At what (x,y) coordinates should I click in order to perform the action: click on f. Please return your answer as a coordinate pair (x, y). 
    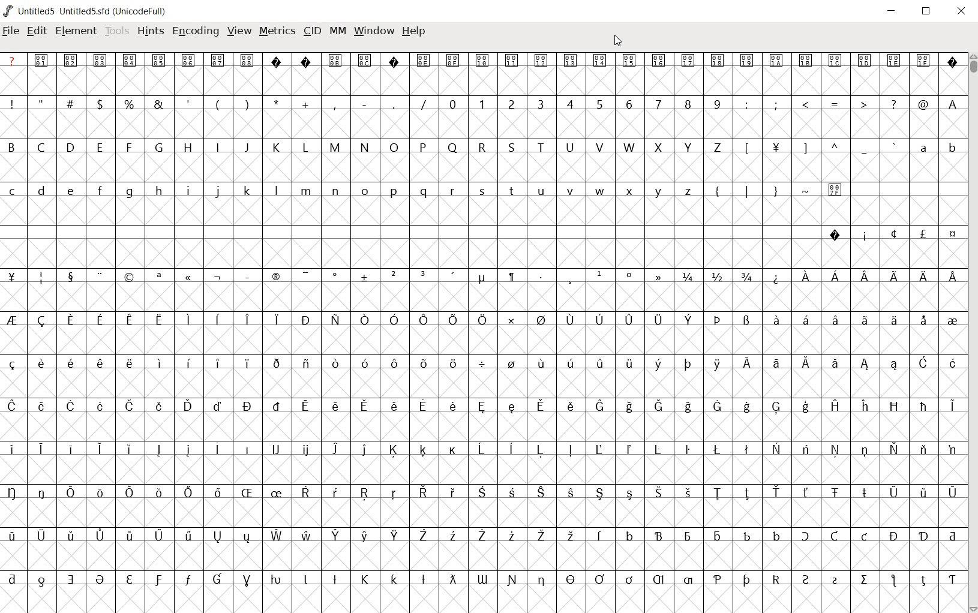
    Looking at the image, I should click on (100, 193).